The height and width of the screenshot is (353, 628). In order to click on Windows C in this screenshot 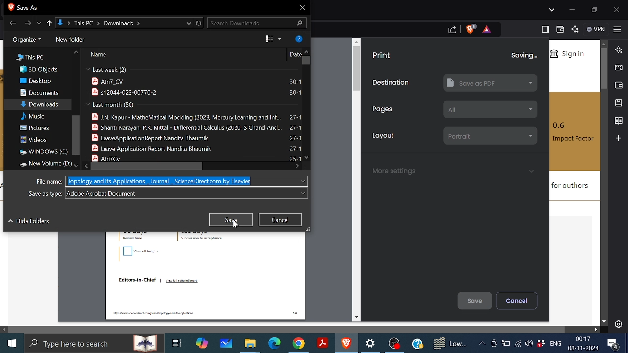, I will do `click(41, 152)`.